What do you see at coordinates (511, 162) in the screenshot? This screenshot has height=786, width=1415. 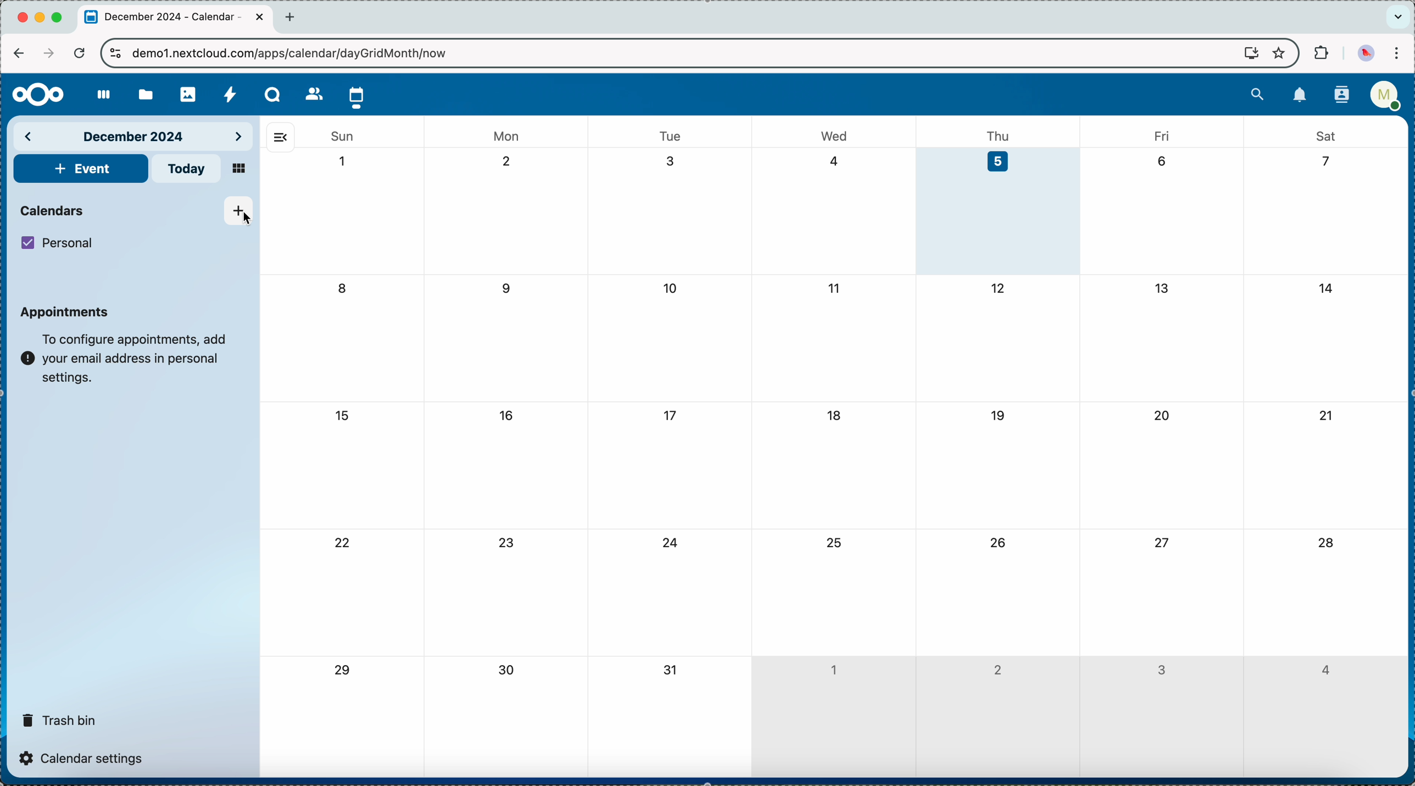 I see `2` at bounding box center [511, 162].